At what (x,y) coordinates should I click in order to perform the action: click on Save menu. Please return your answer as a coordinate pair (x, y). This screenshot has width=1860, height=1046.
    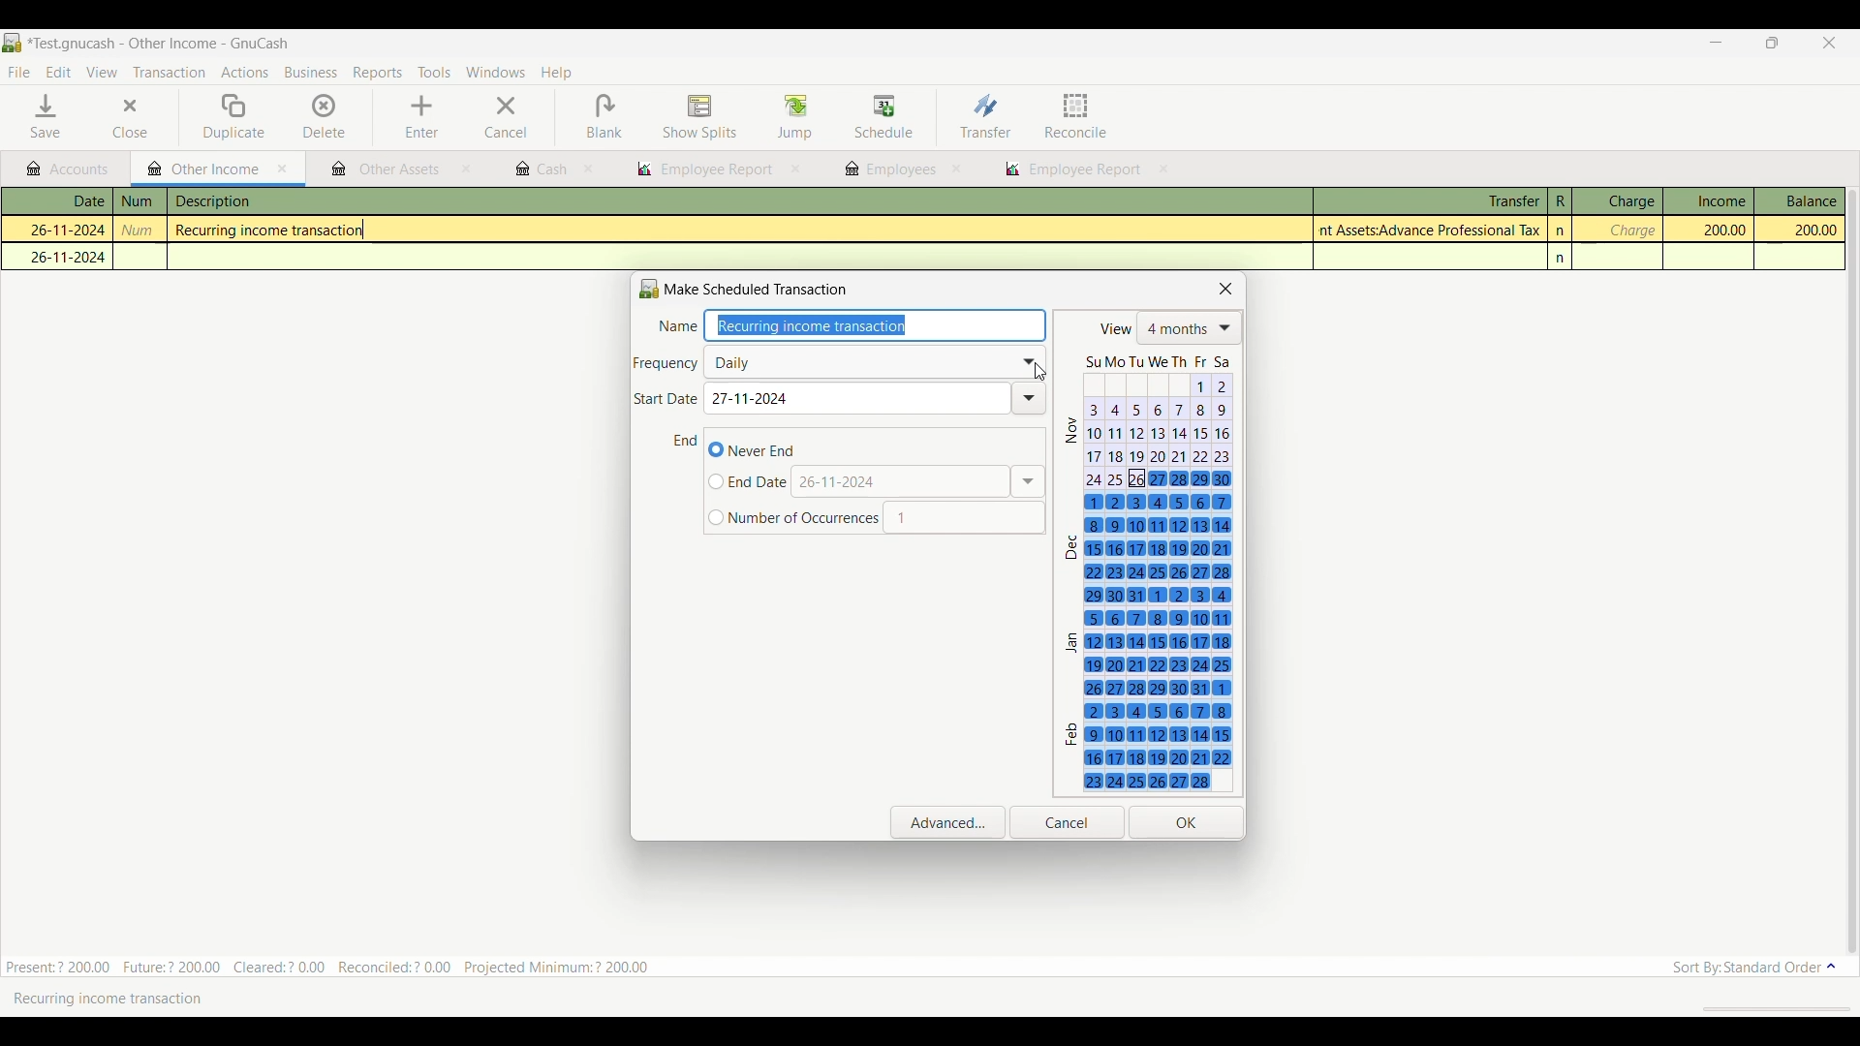
    Looking at the image, I should click on (47, 116).